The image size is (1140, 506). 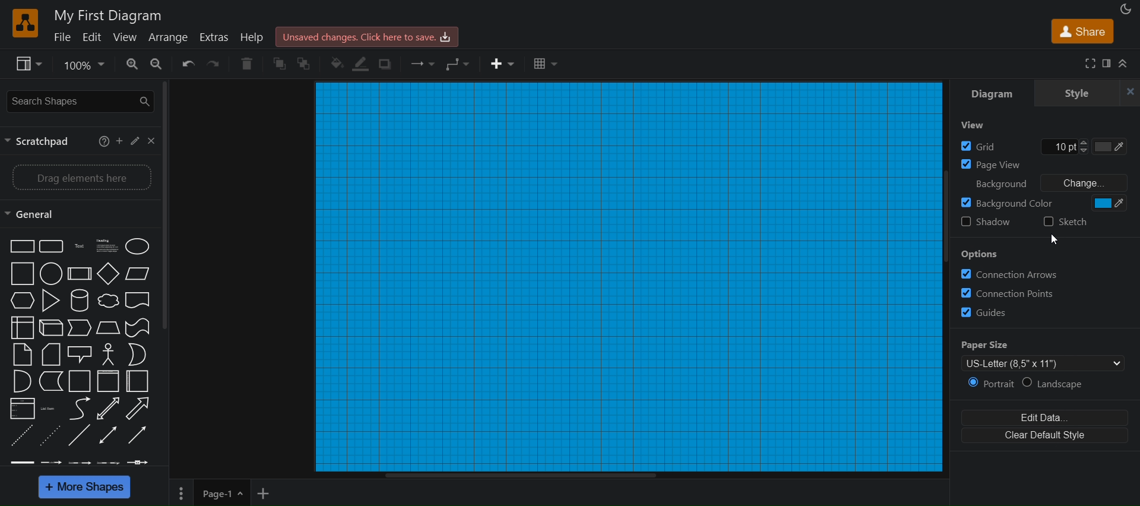 I want to click on file, so click(x=63, y=39).